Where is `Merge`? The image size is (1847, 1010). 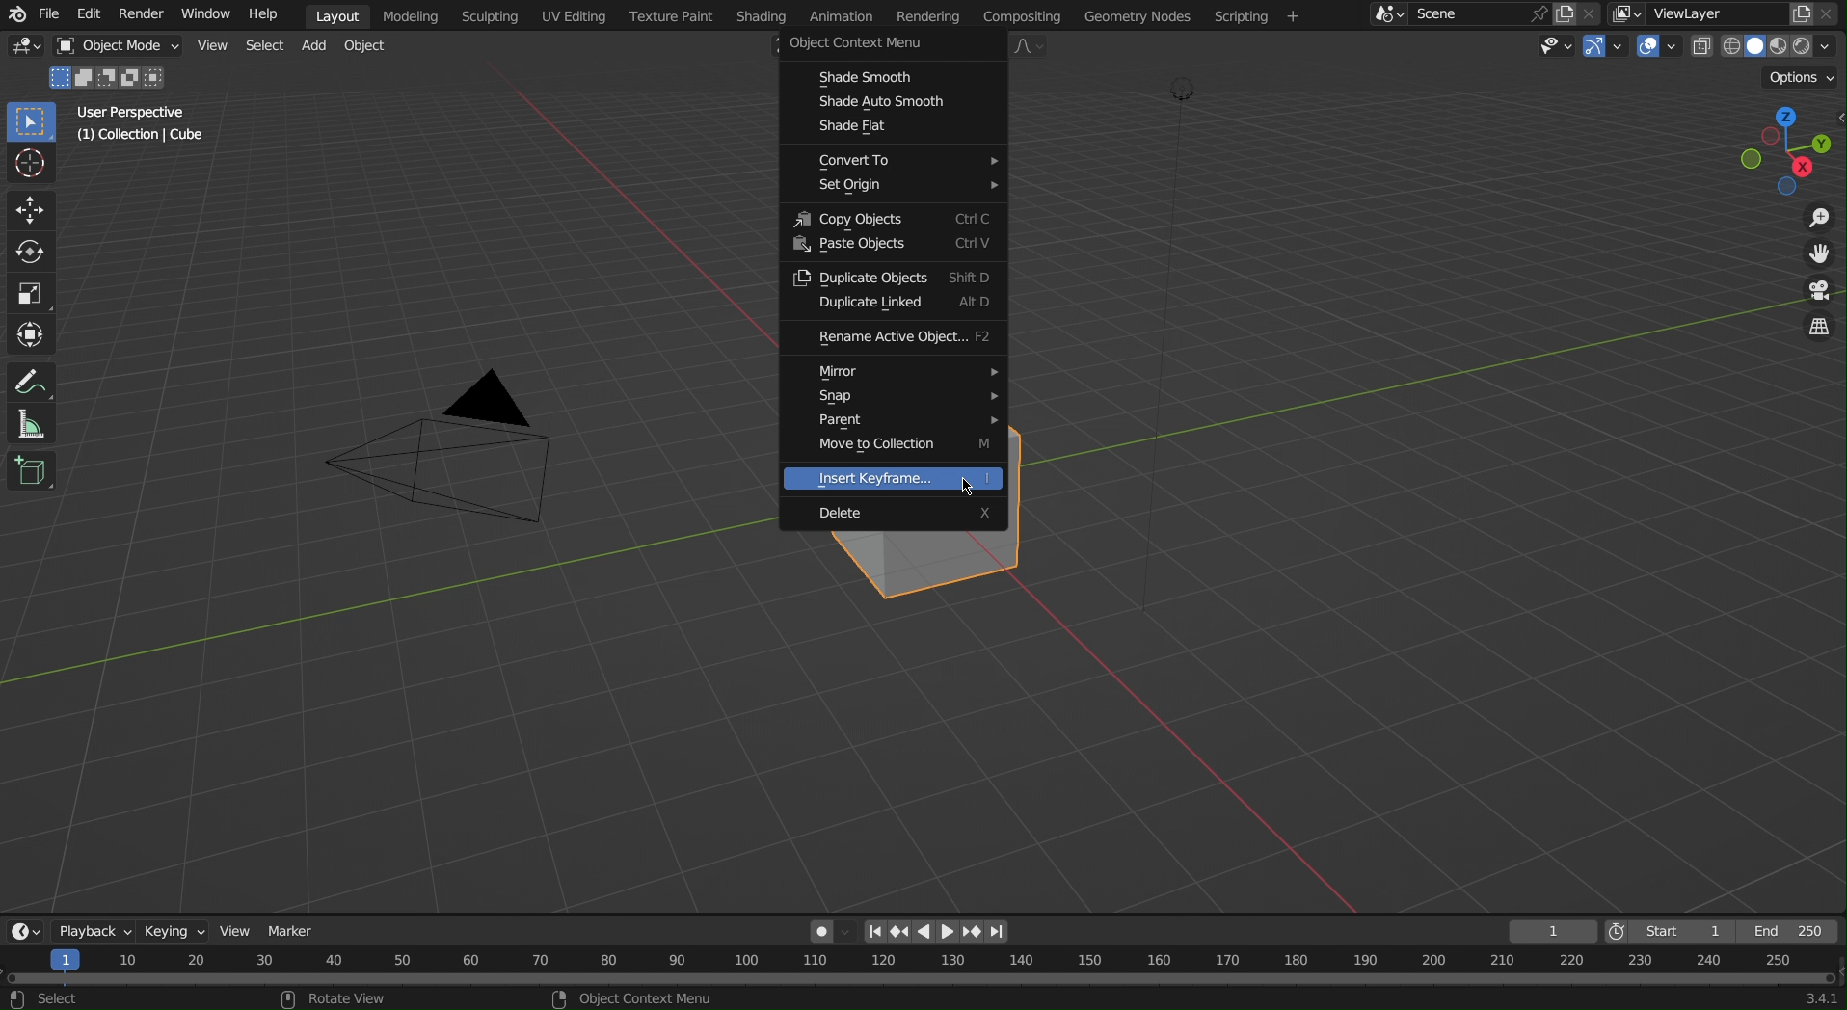
Merge is located at coordinates (85, 76).